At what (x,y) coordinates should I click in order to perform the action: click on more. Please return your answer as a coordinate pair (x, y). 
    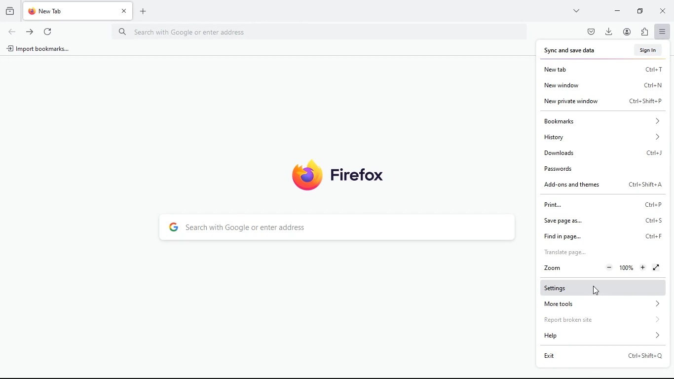
    Looking at the image, I should click on (577, 10).